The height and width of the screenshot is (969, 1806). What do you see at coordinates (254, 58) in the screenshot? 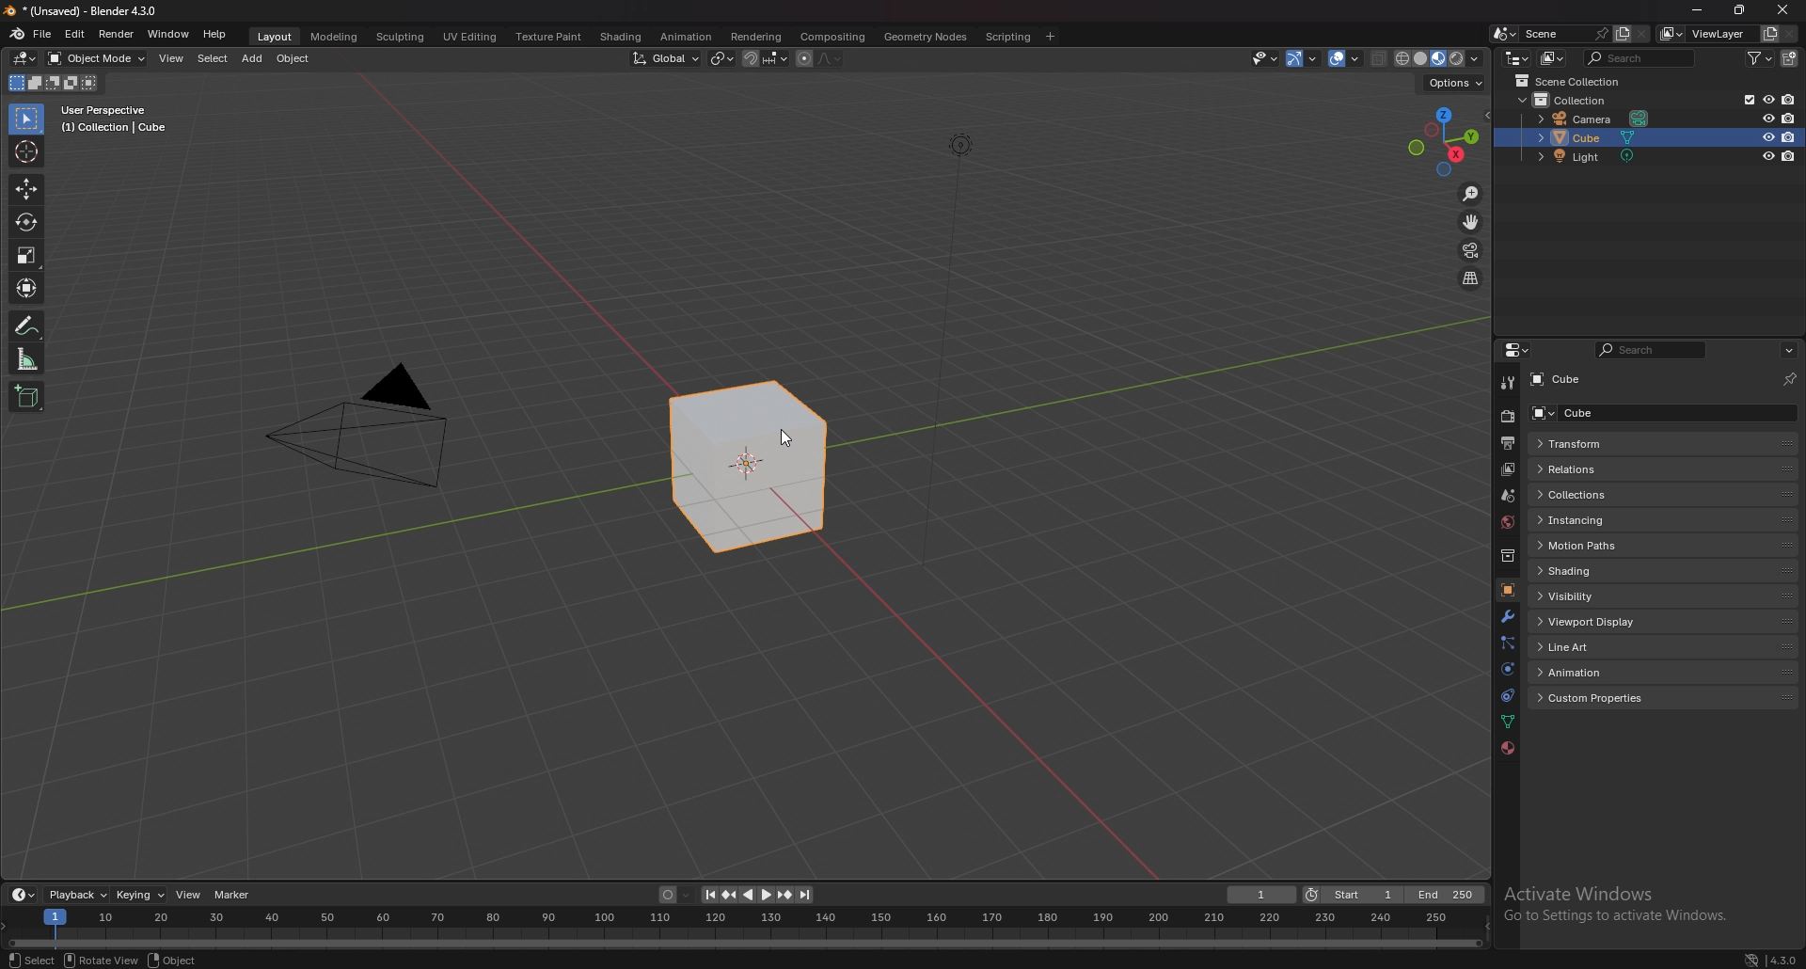
I see `add` at bounding box center [254, 58].